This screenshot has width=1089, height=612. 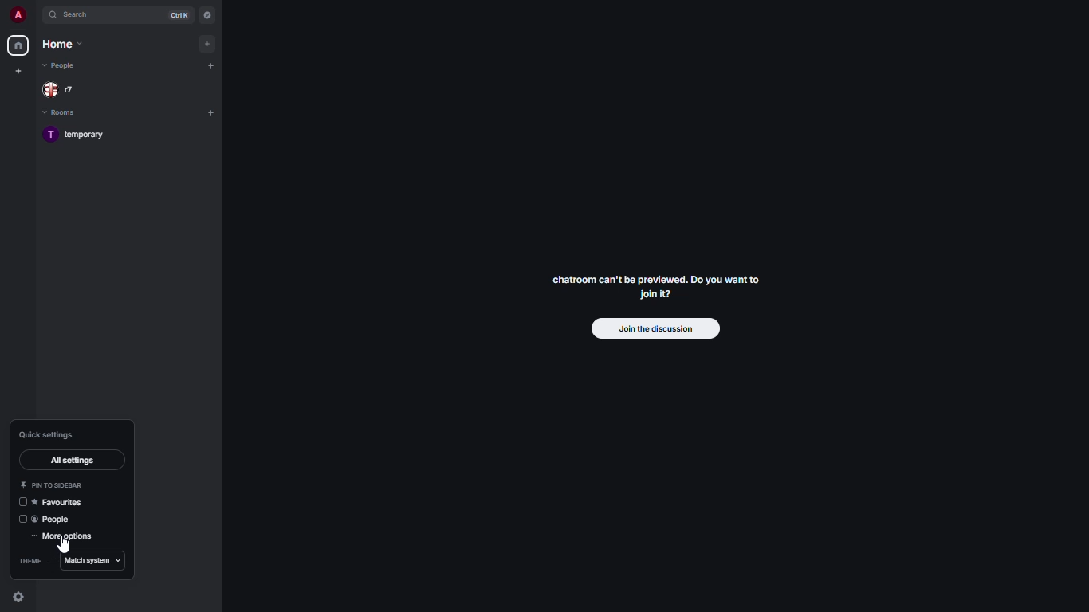 I want to click on room, so click(x=79, y=135).